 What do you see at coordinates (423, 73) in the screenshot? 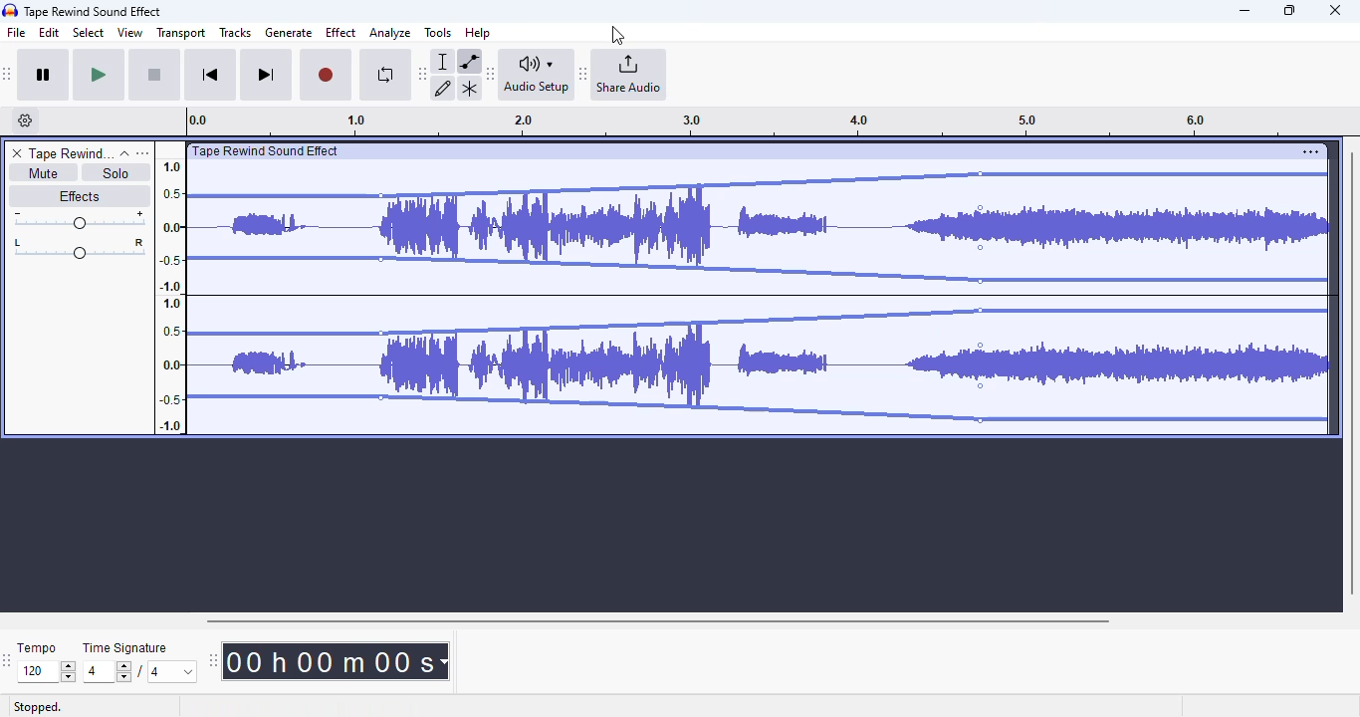
I see `Move audacity tools toolbar` at bounding box center [423, 73].